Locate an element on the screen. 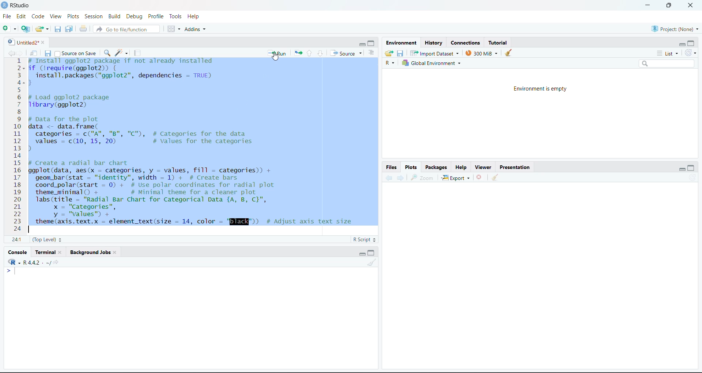 The width and height of the screenshot is (702, 373). global Environment  is located at coordinates (433, 63).